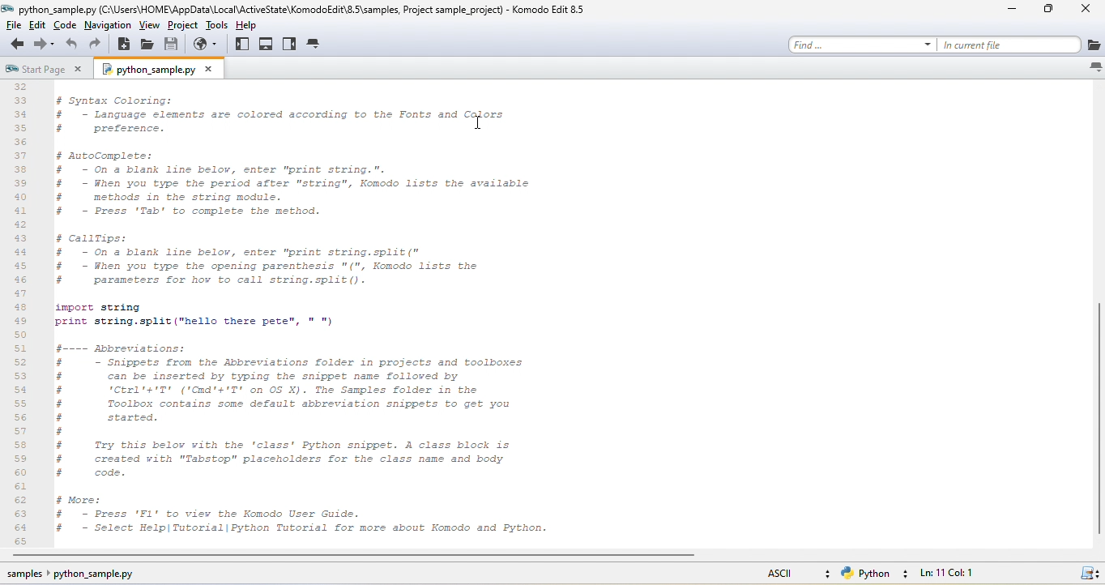 Image resolution: width=1105 pixels, height=585 pixels. Describe the element at coordinates (41, 26) in the screenshot. I see `edit` at that location.